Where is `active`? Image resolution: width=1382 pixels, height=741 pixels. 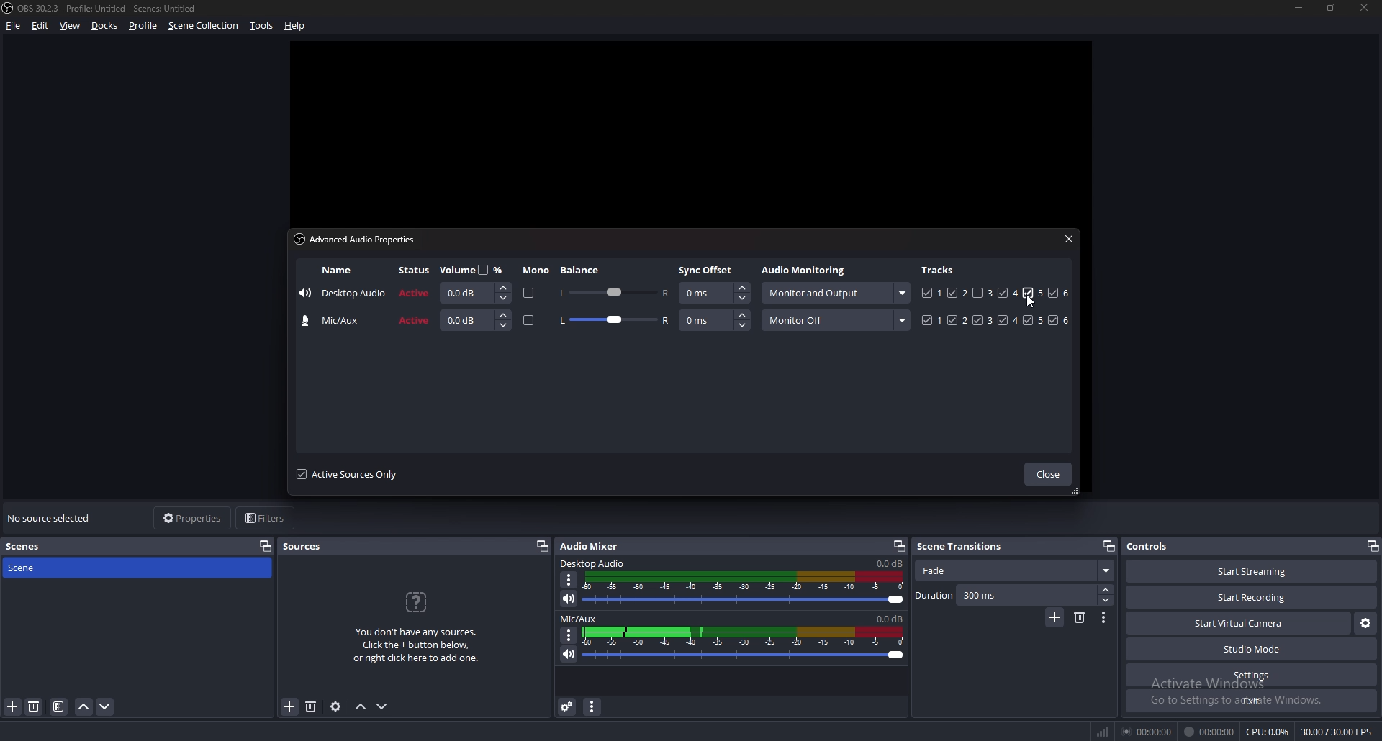
active is located at coordinates (415, 322).